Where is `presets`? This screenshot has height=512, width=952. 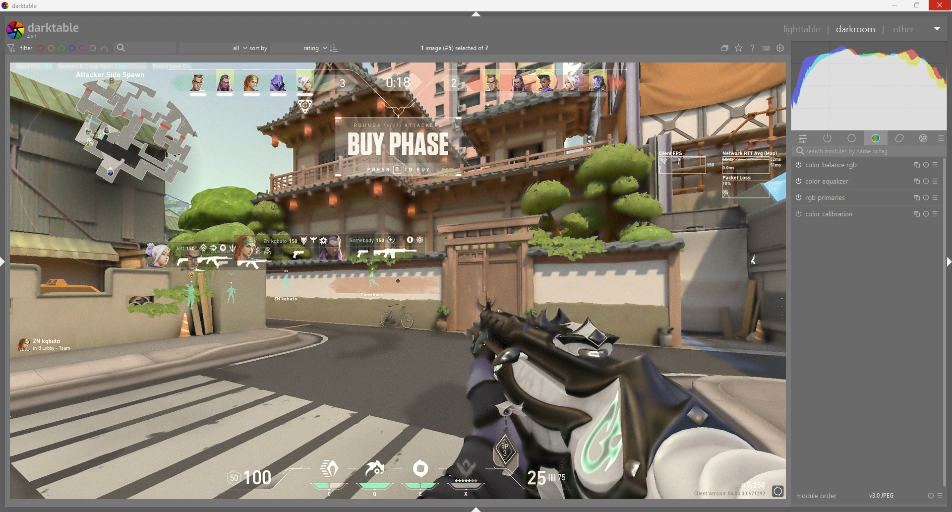
presets is located at coordinates (936, 165).